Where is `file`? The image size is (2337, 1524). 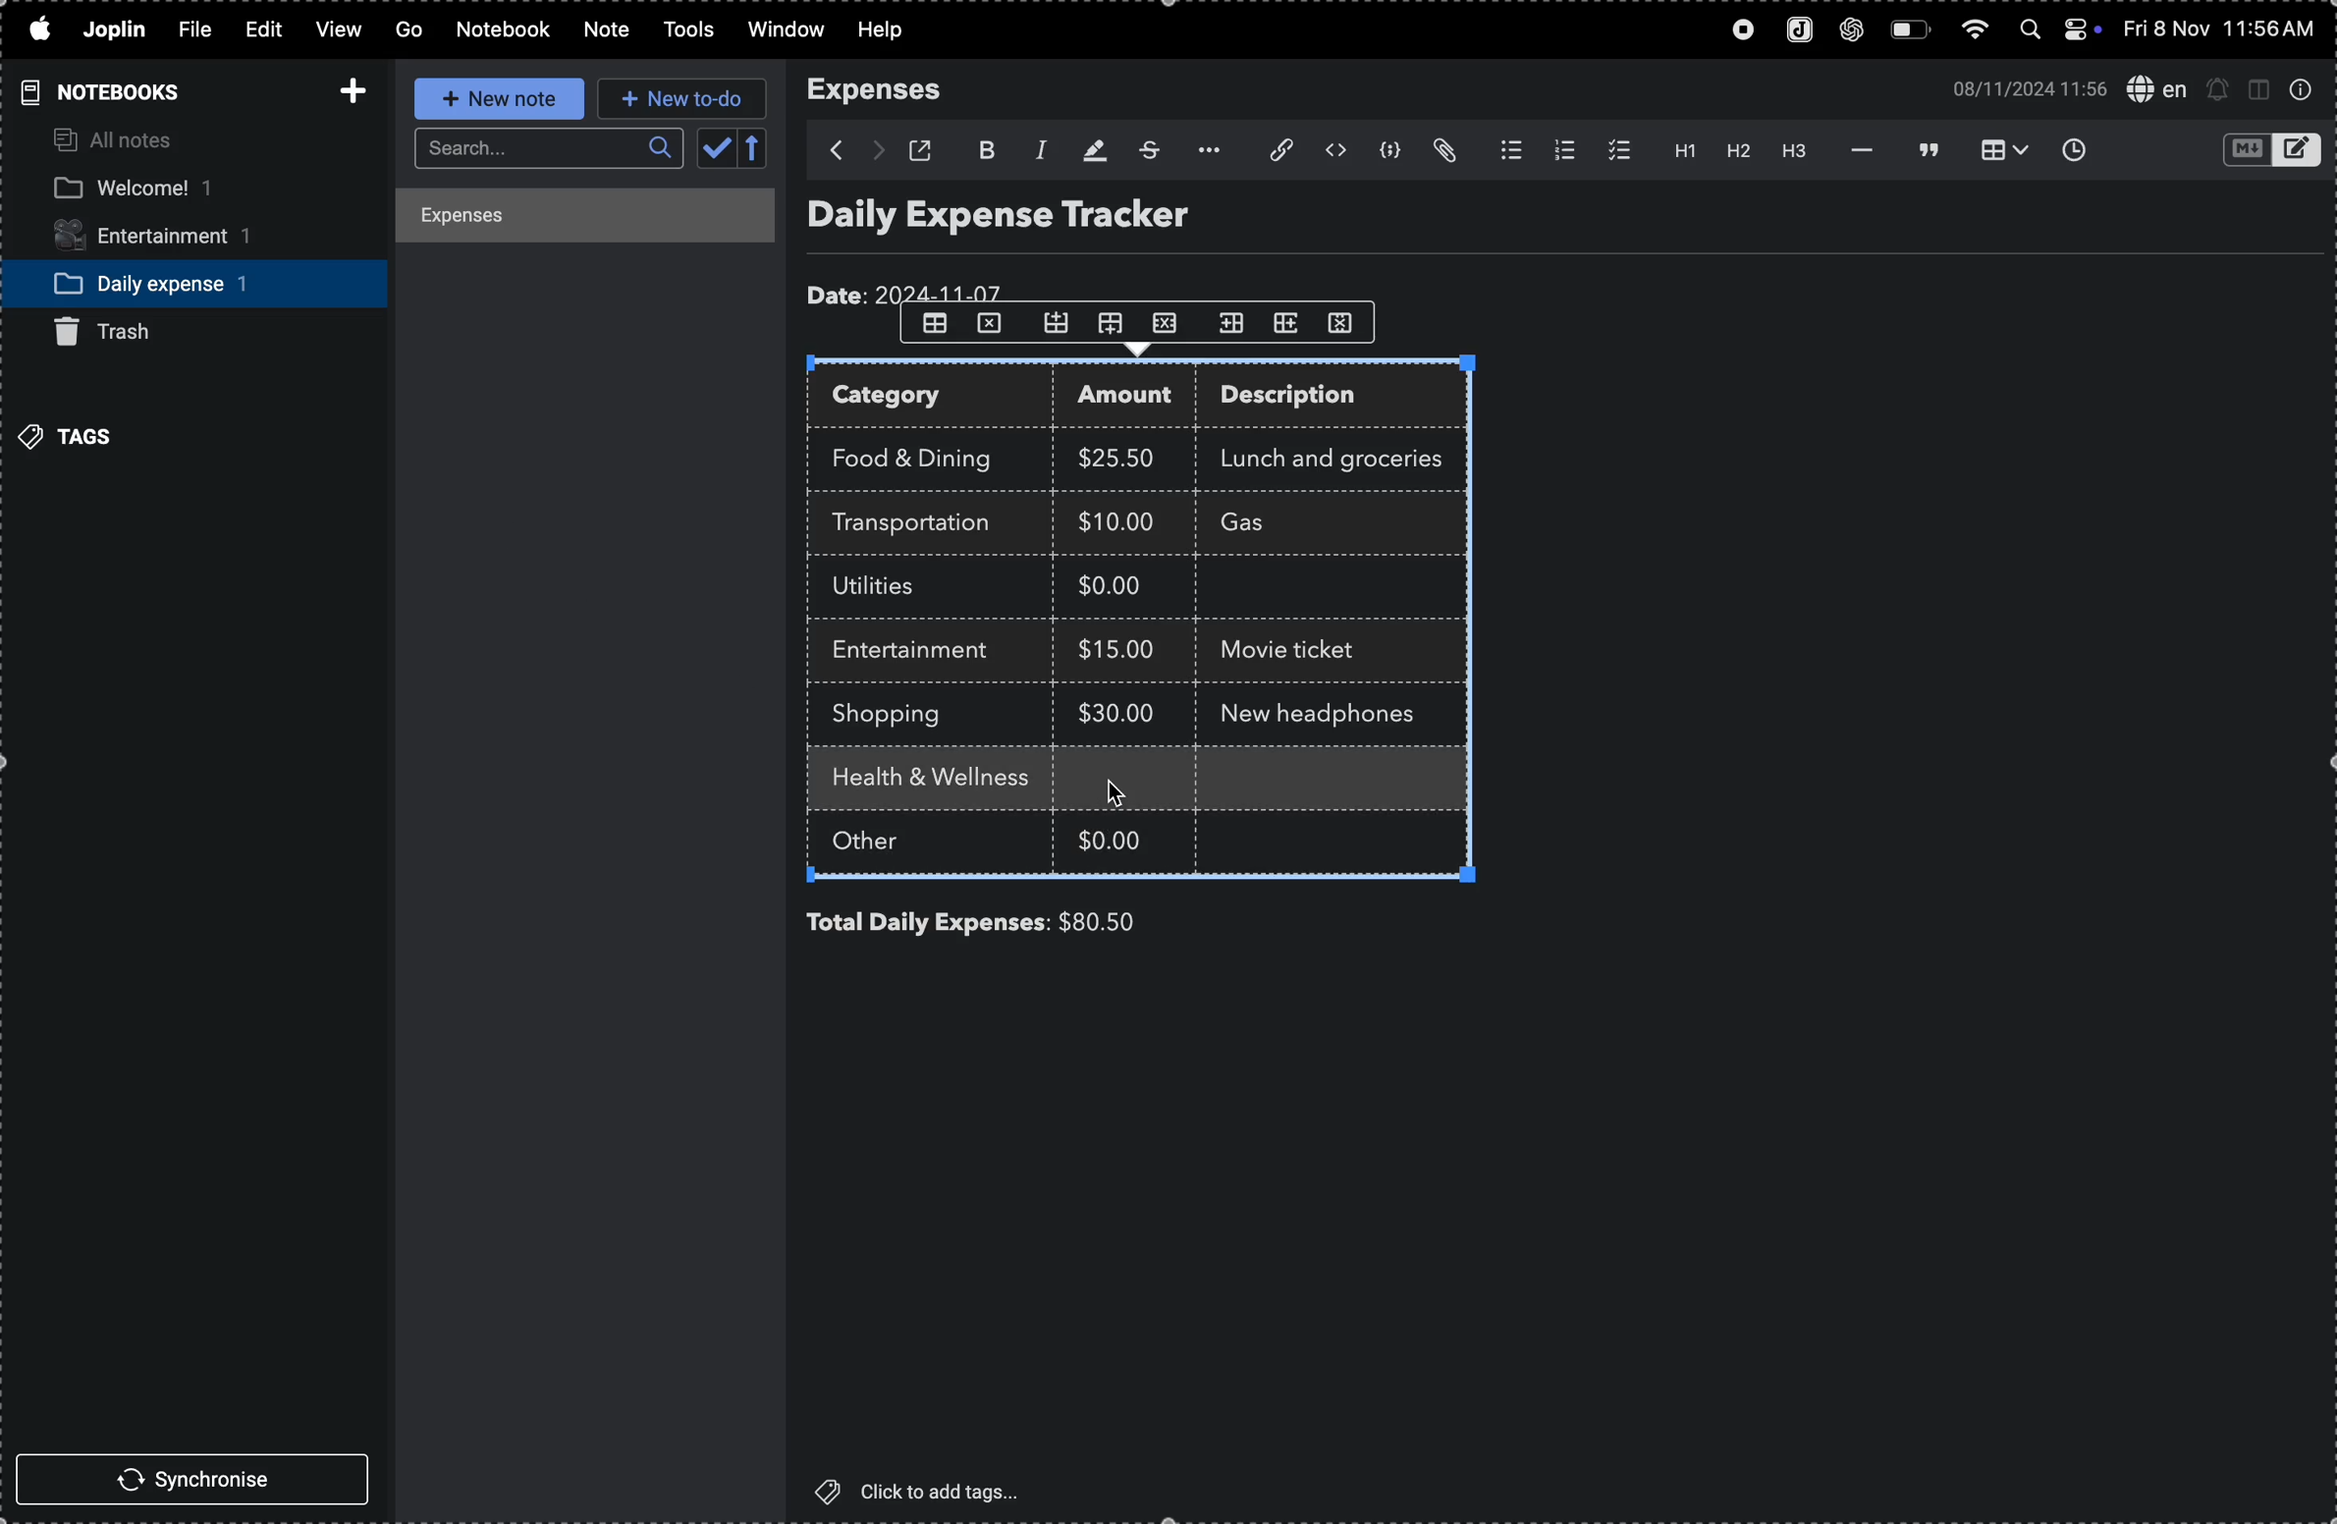
file is located at coordinates (191, 31).